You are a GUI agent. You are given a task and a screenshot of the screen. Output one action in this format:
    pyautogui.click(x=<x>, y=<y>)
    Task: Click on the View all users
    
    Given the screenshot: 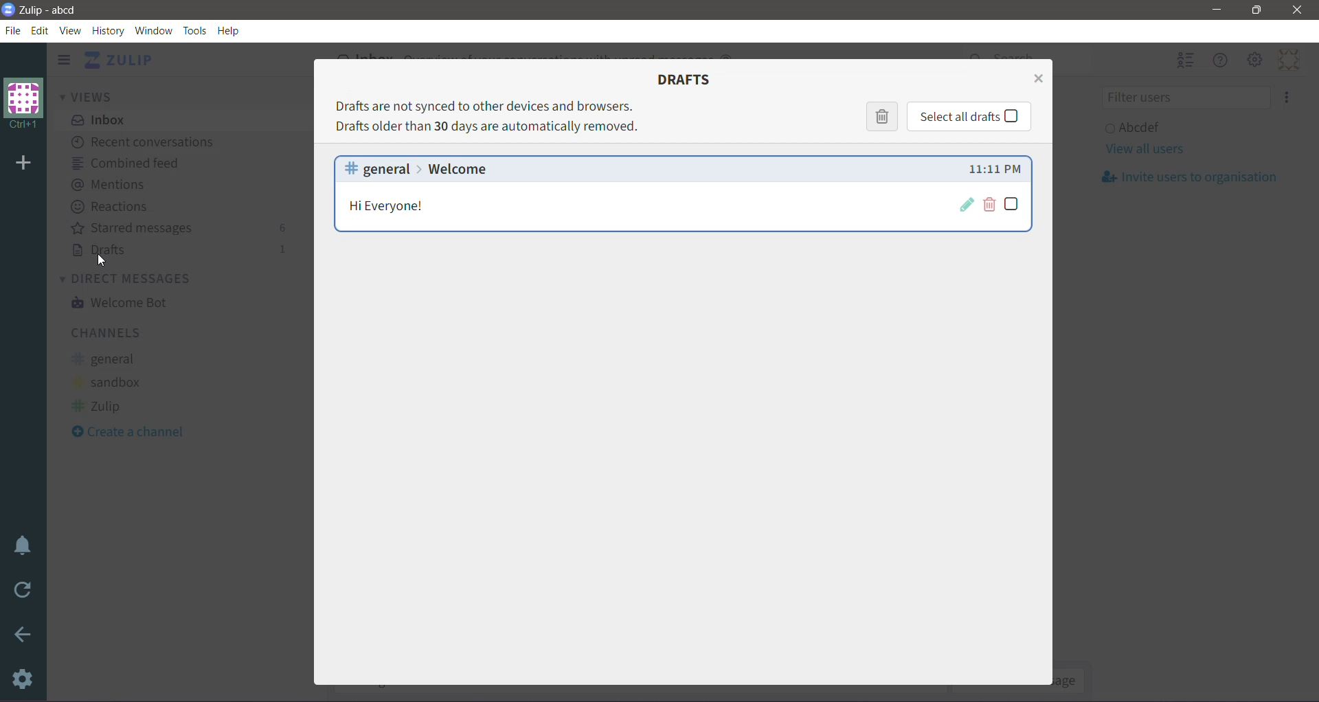 What is the action you would take?
    pyautogui.click(x=1143, y=149)
    